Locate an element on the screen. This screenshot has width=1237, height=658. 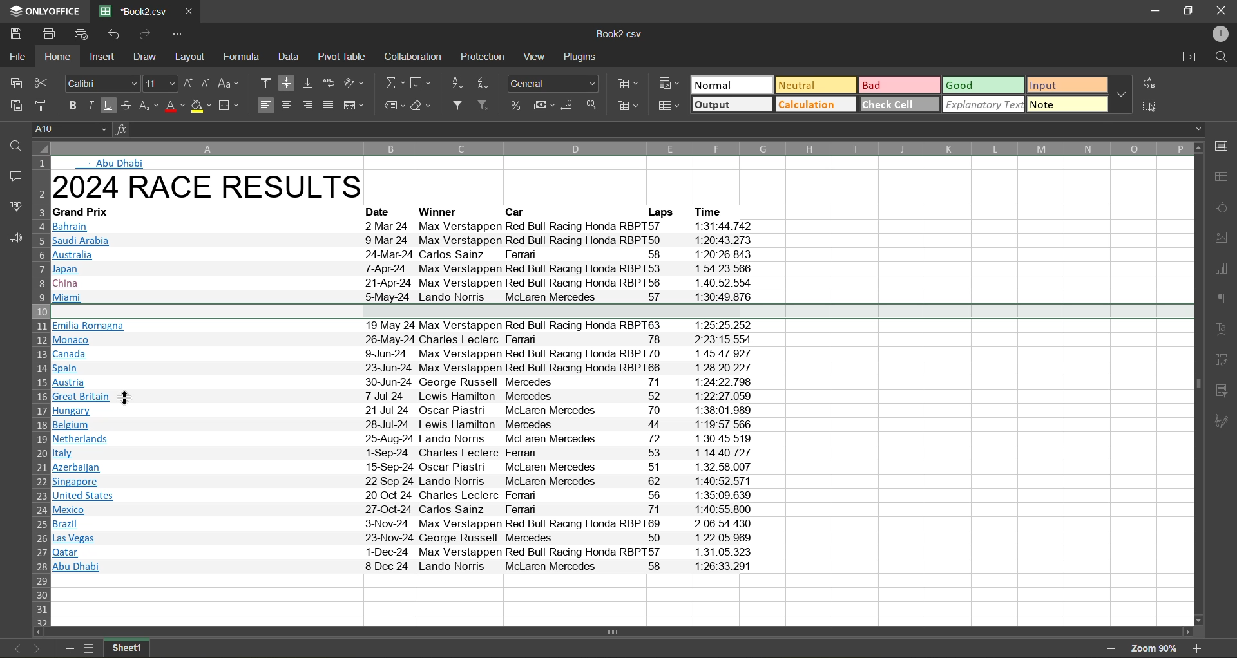
align top is located at coordinates (266, 84).